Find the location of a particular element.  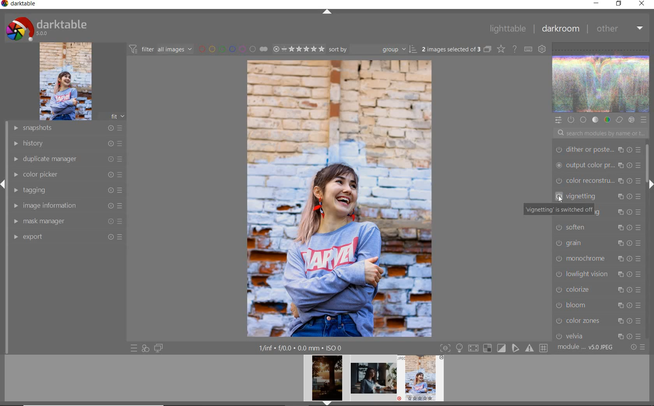

system logo and name is located at coordinates (48, 28).